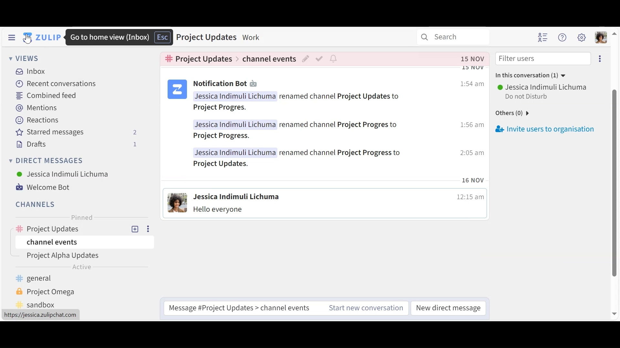 The image size is (620, 348). What do you see at coordinates (222, 38) in the screenshot?
I see `Project Updates Work` at bounding box center [222, 38].